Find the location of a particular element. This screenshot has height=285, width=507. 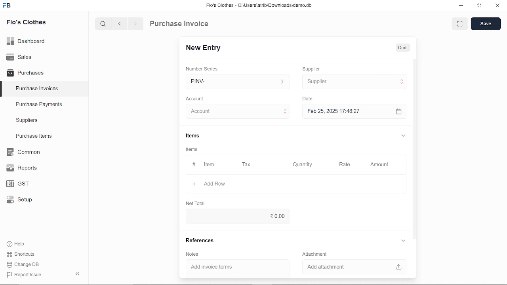

serach is located at coordinates (102, 24).